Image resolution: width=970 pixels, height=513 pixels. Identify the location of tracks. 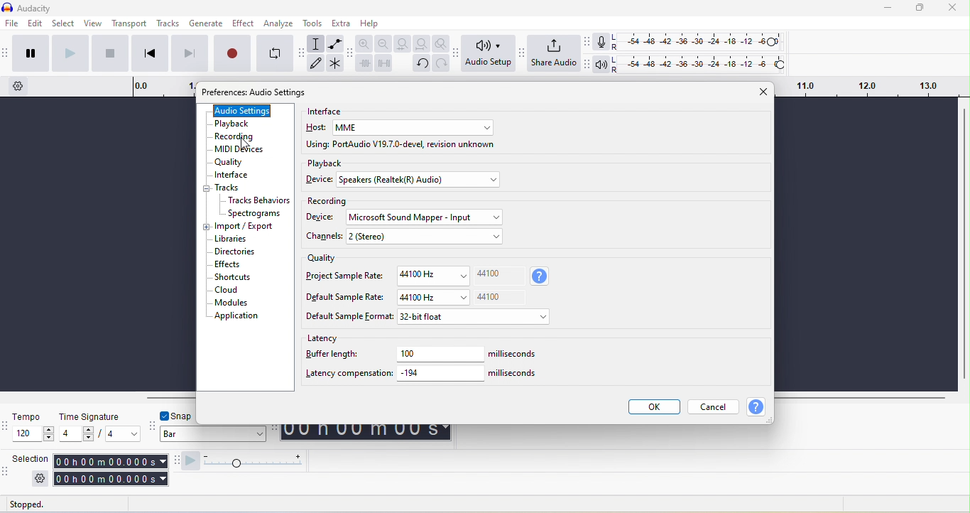
(166, 23).